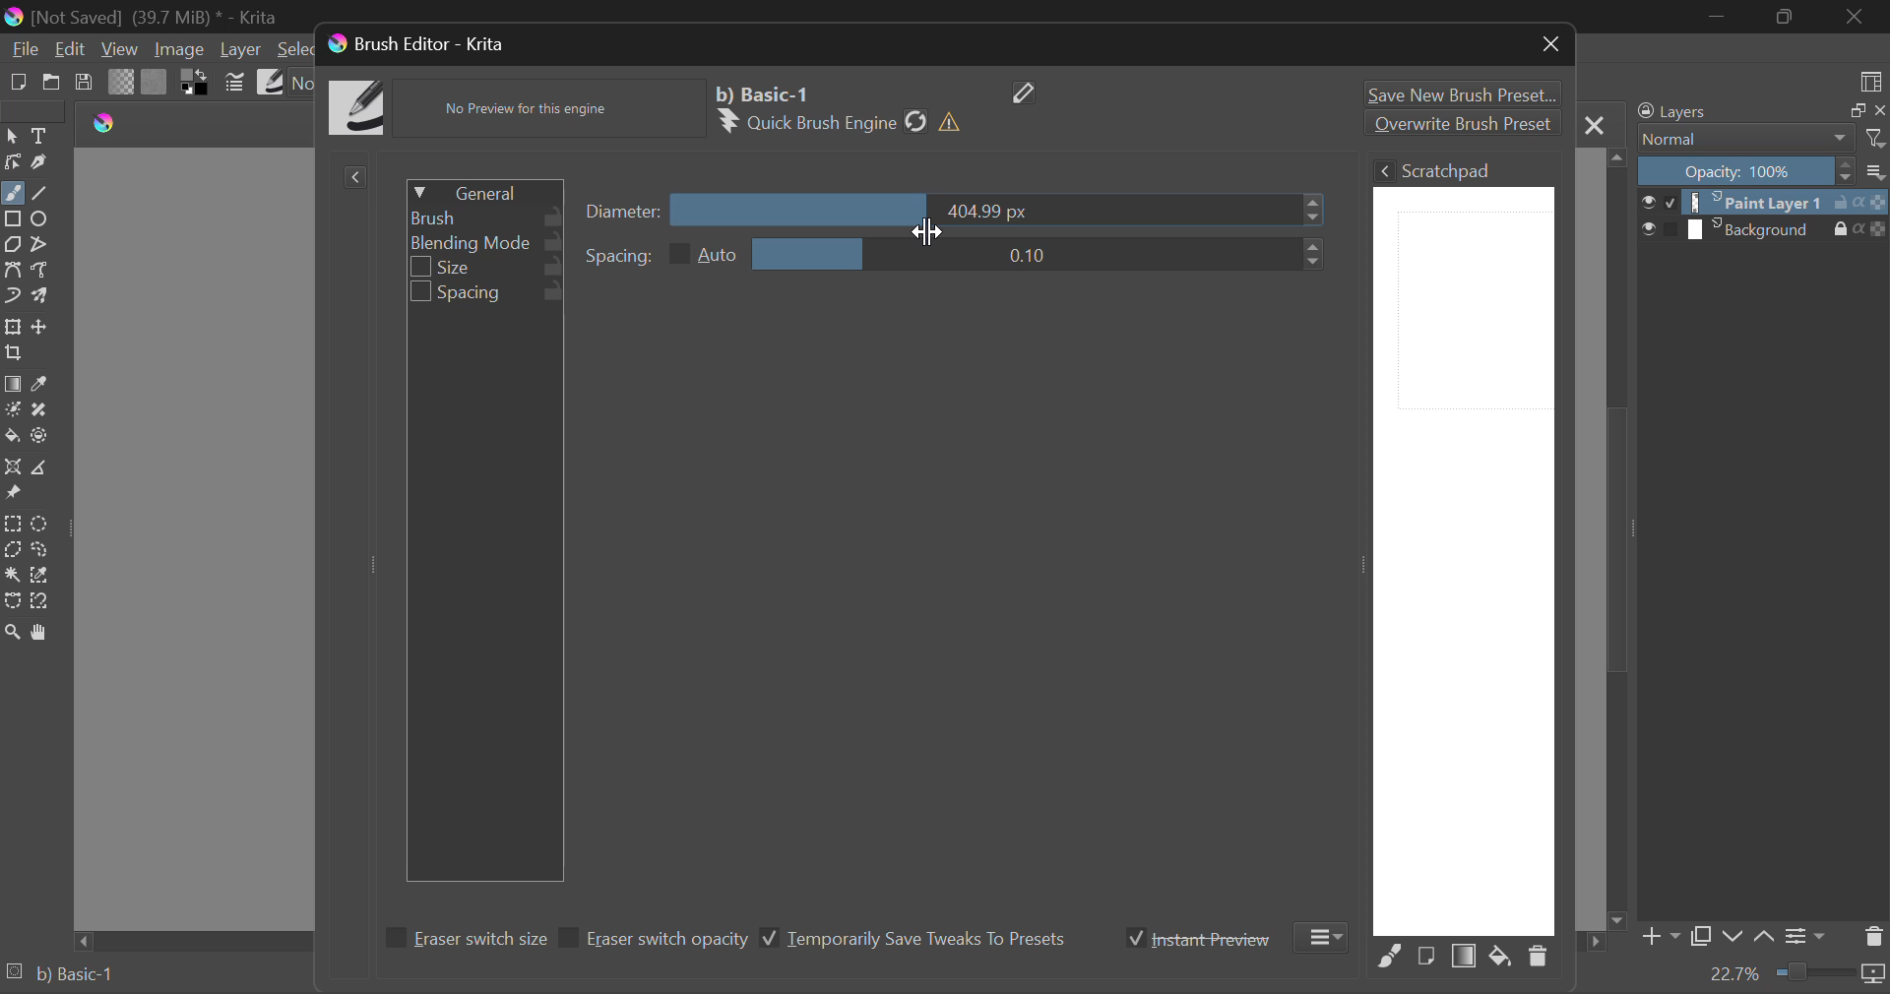  Describe the element at coordinates (1538, 961) in the screenshot. I see `Delete` at that location.